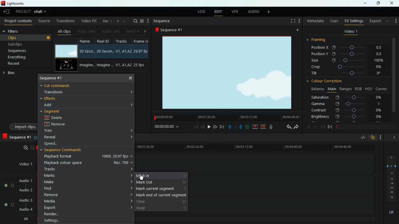 Image resolution: width=399 pixels, height=224 pixels. What do you see at coordinates (252, 147) in the screenshot?
I see `timeline` at bounding box center [252, 147].